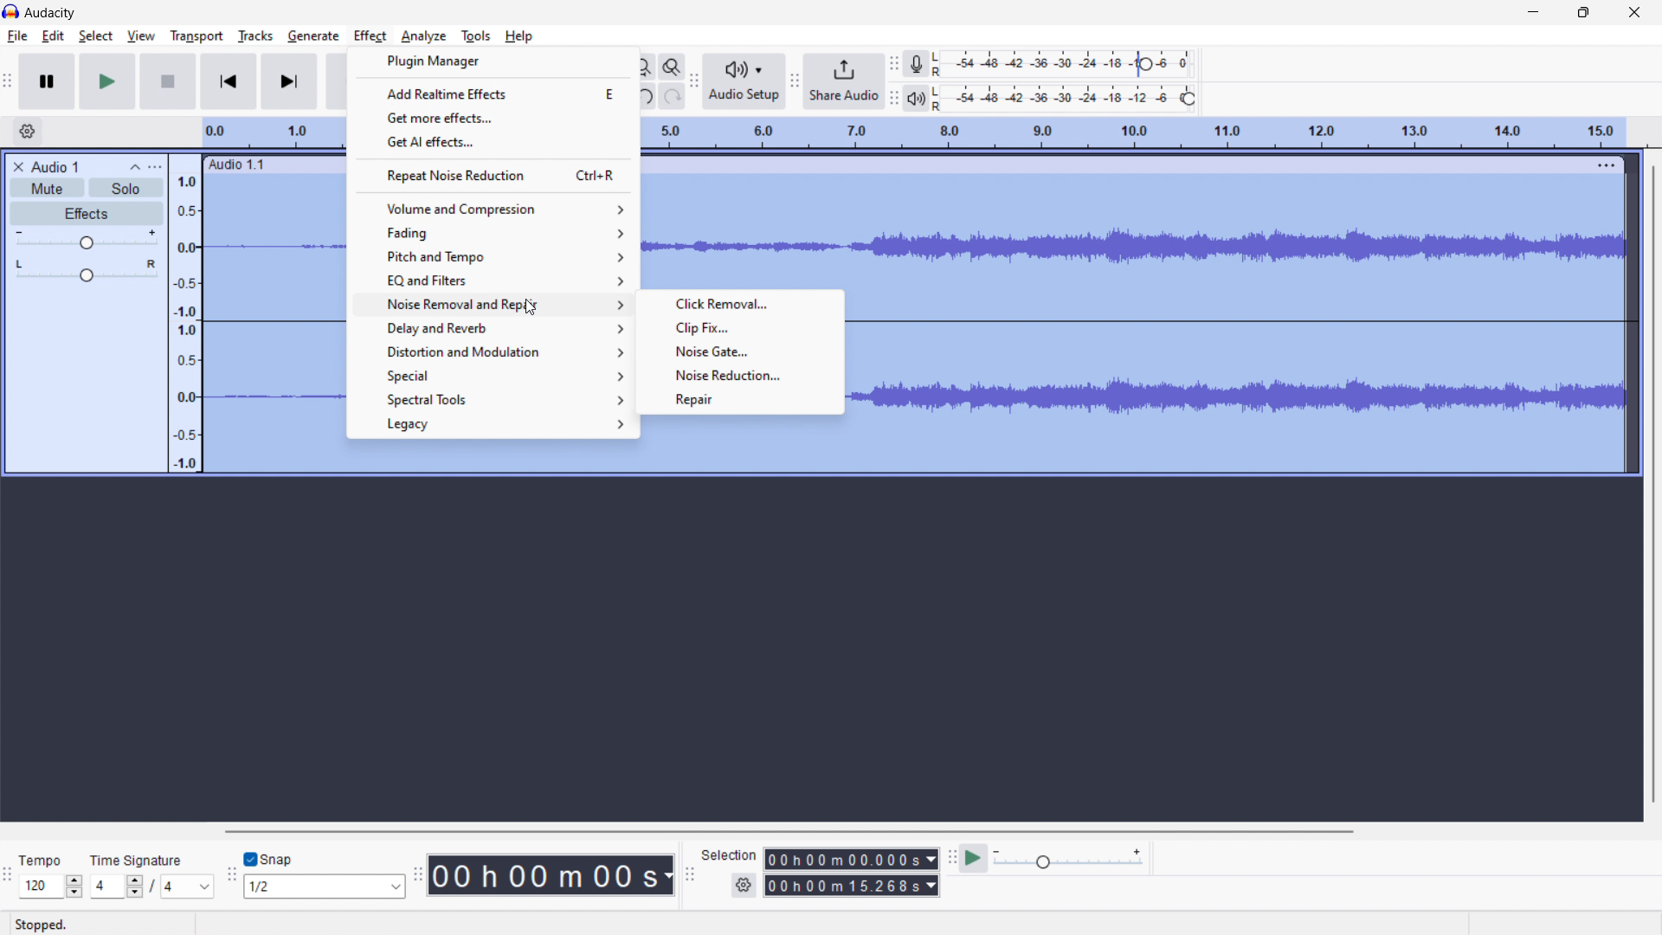 The width and height of the screenshot is (1662, 935). I want to click on horizontal scrollbar, so click(789, 832).